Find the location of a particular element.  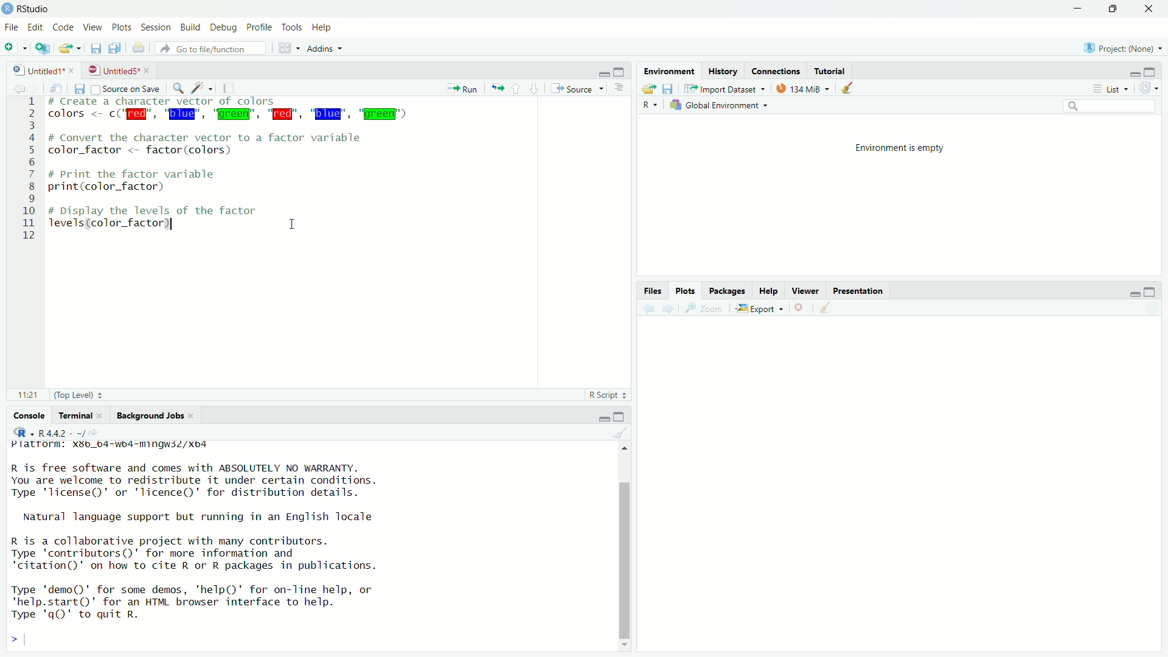

Type 'demo()' for some demos, 'help()' for on-Tine help, or
*help.start()' for an HTML browser interface to help.
Type 'qQ' to quit R. is located at coordinates (220, 600).